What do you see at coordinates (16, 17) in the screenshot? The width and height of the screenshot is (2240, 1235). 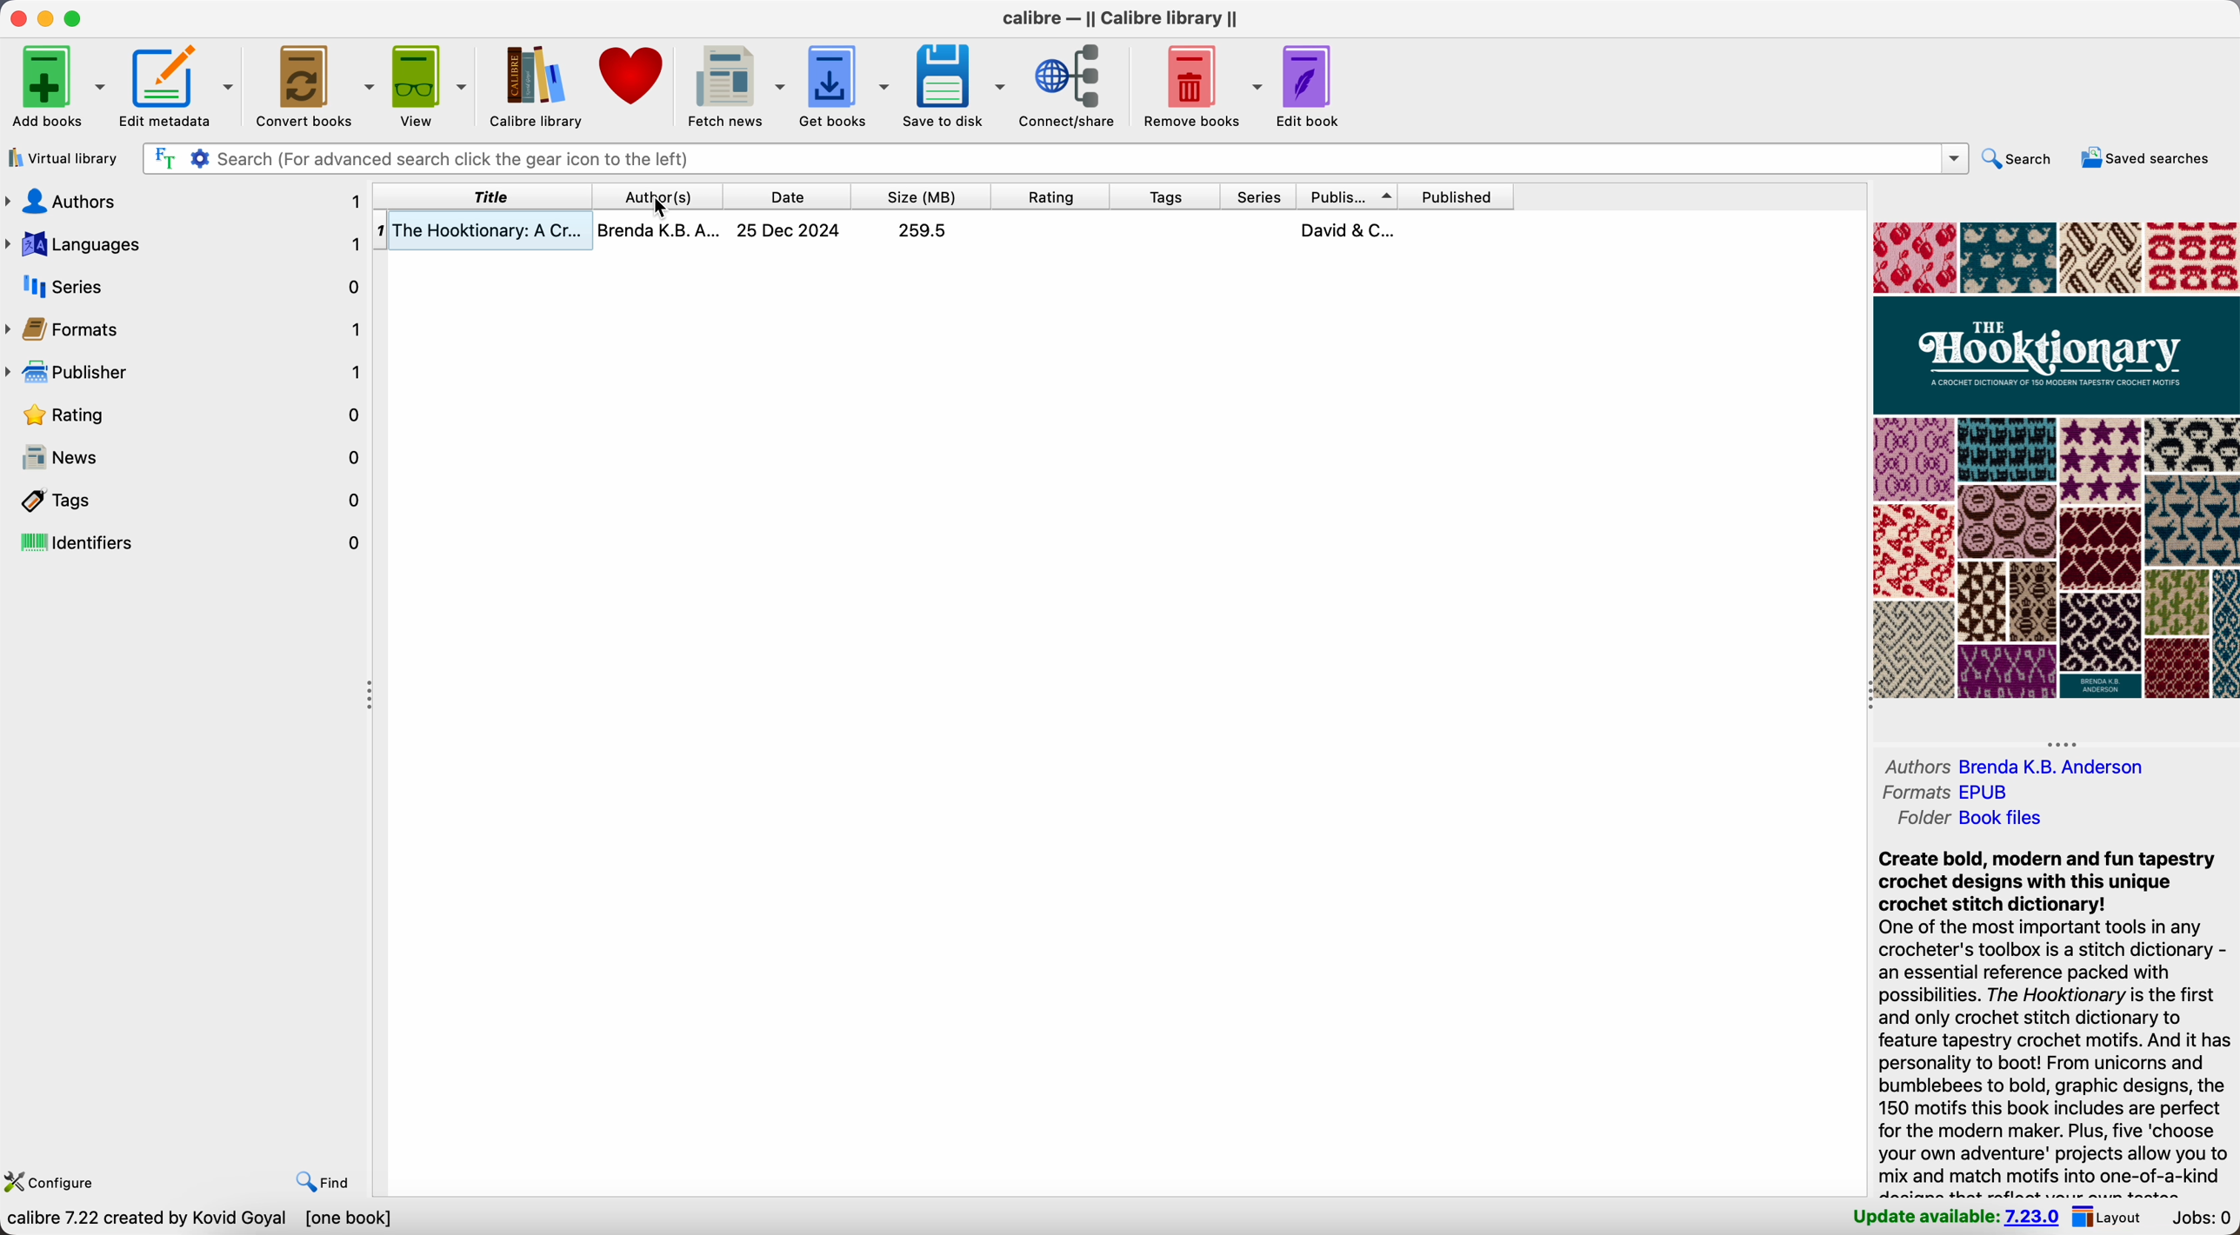 I see `close program` at bounding box center [16, 17].